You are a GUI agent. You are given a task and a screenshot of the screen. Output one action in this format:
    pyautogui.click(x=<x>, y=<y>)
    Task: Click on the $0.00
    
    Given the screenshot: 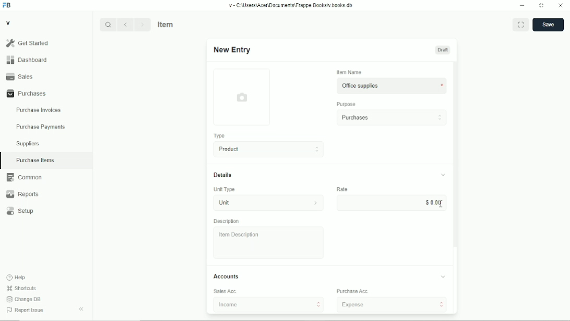 What is the action you would take?
    pyautogui.click(x=391, y=202)
    